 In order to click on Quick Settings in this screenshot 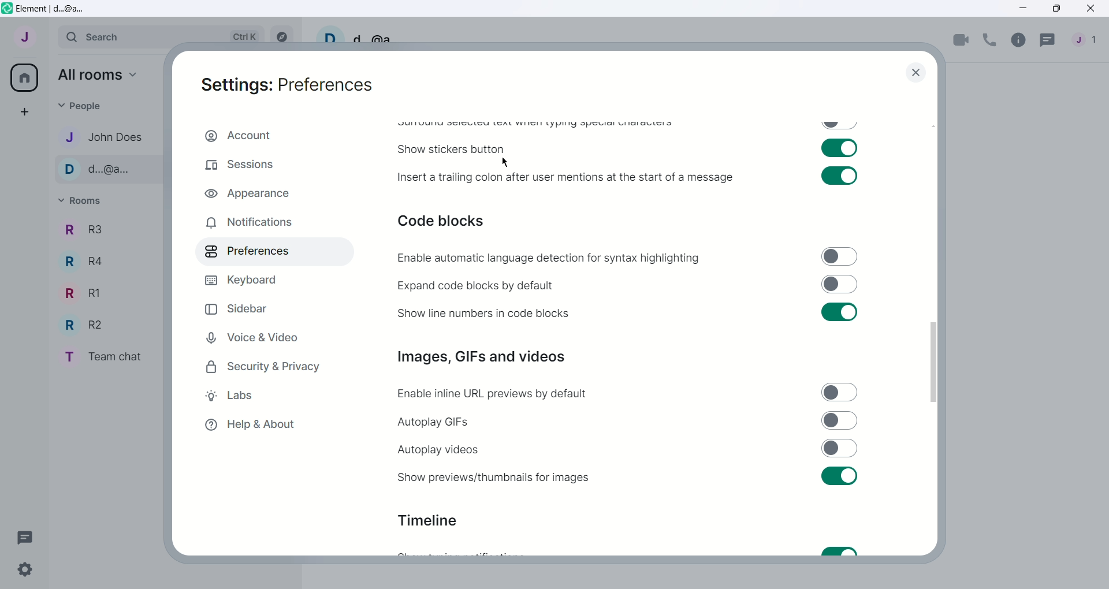, I will do `click(25, 570)`.